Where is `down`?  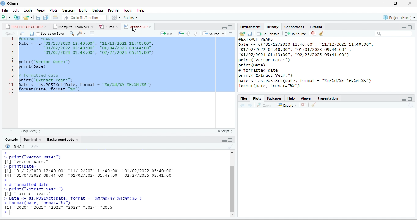
down is located at coordinates (196, 34).